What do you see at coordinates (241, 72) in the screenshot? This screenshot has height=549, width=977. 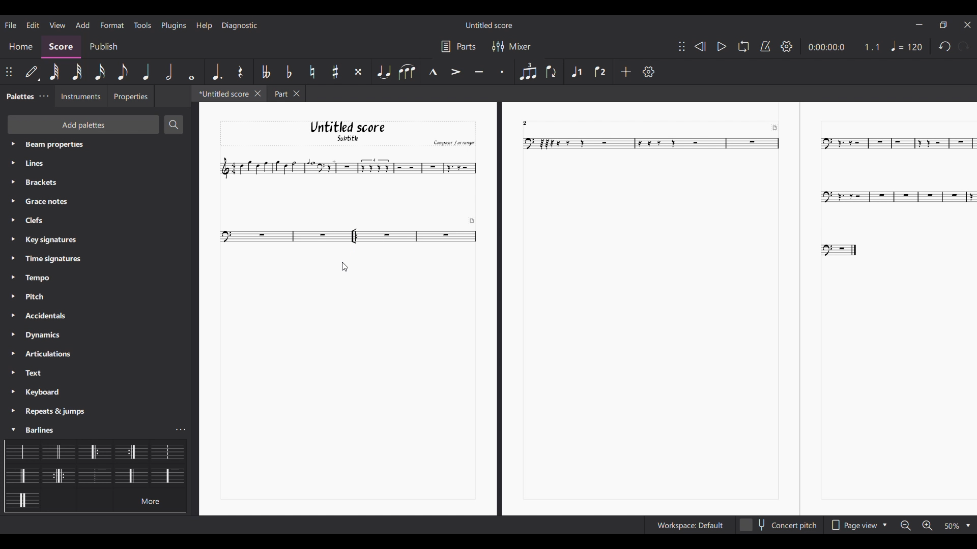 I see `Rest` at bounding box center [241, 72].